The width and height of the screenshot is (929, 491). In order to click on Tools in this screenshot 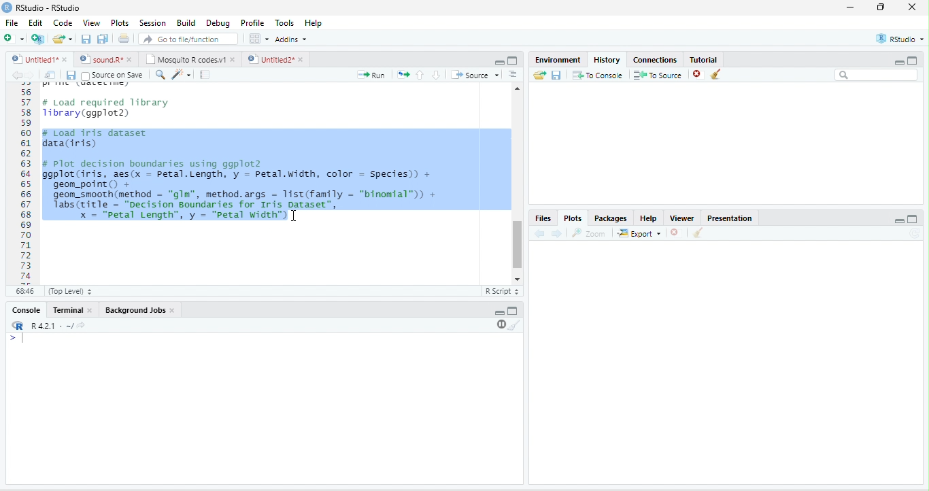, I will do `click(286, 23)`.